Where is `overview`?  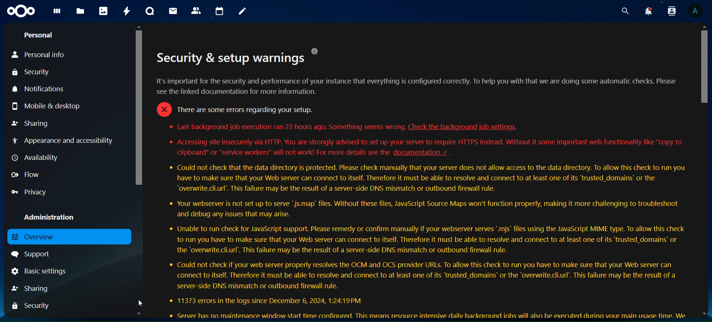 overview is located at coordinates (43, 237).